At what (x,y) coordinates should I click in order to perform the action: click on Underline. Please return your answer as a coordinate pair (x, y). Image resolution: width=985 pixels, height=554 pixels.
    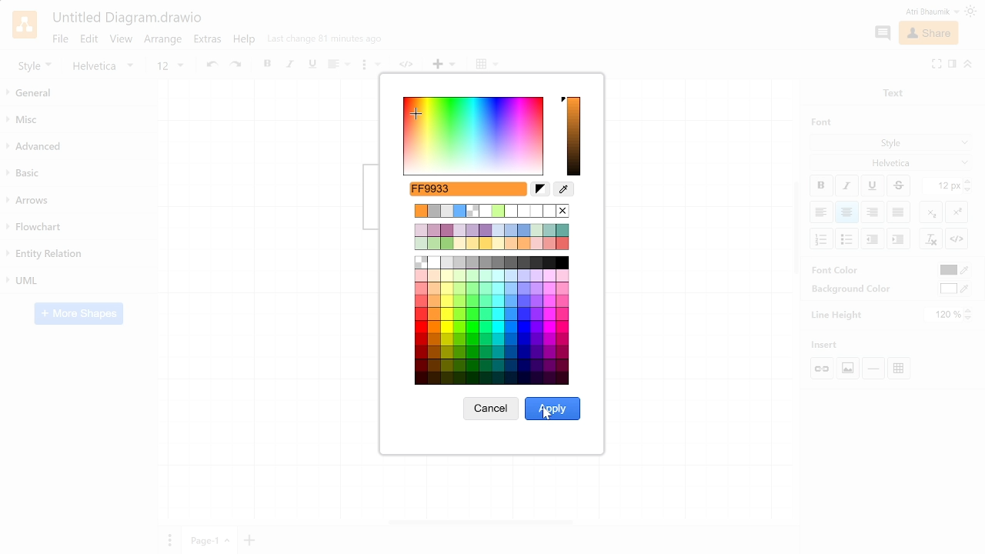
    Looking at the image, I should click on (873, 186).